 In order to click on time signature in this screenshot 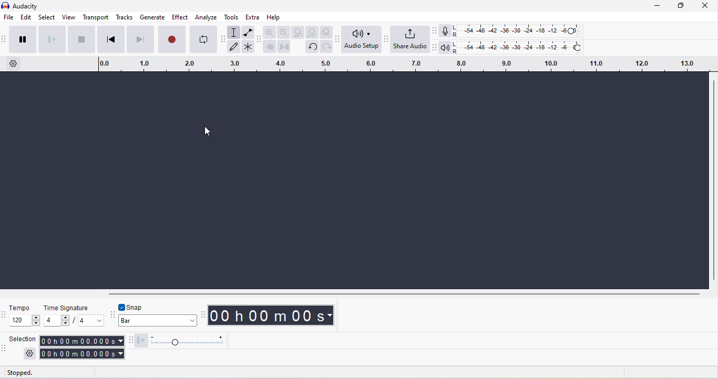, I will do `click(73, 315)`.